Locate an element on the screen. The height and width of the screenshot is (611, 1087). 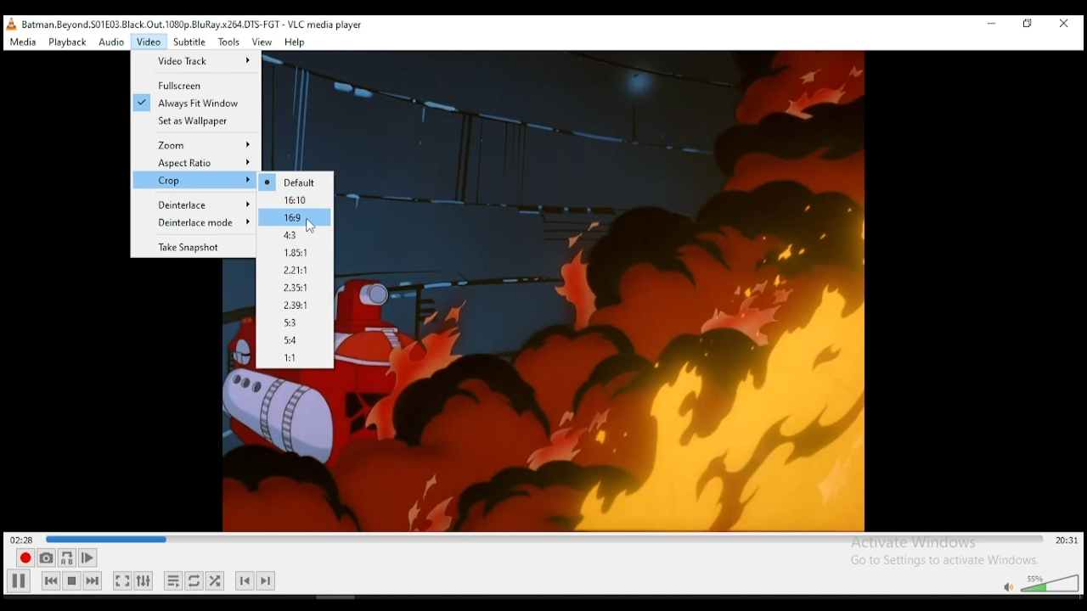
Video Track is located at coordinates (194, 61).